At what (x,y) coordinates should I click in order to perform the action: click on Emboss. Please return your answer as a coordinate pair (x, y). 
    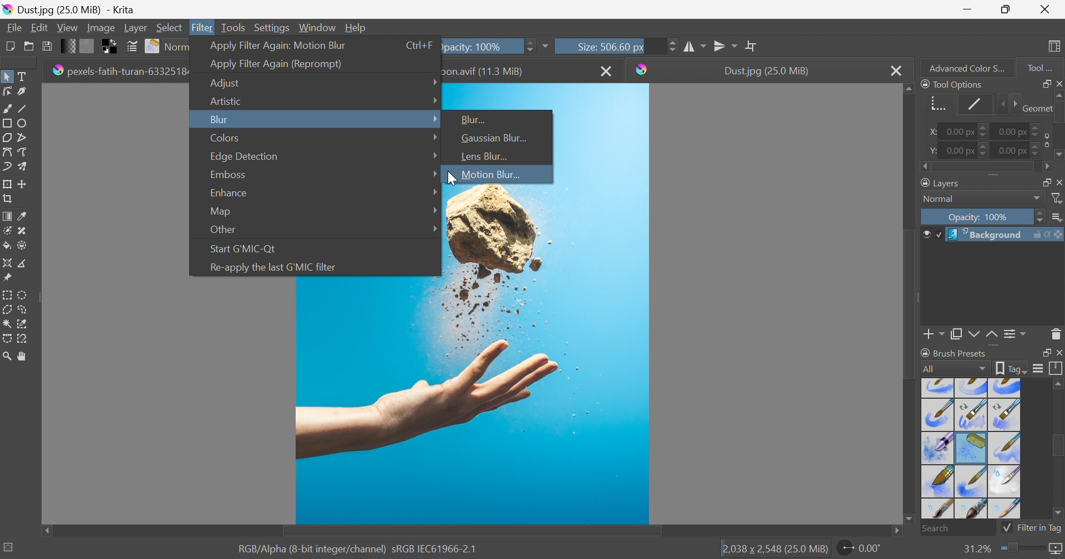
    Looking at the image, I should click on (227, 174).